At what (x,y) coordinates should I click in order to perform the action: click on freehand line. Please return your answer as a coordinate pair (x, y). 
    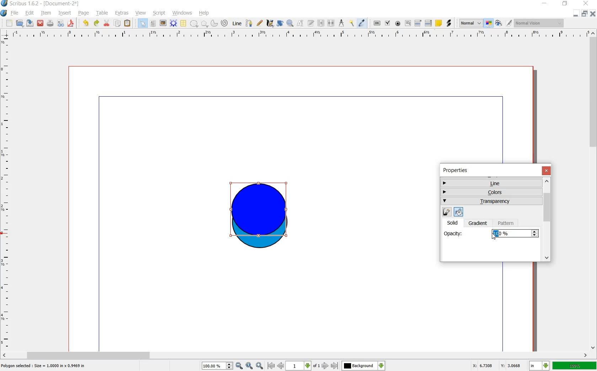
    Looking at the image, I should click on (260, 23).